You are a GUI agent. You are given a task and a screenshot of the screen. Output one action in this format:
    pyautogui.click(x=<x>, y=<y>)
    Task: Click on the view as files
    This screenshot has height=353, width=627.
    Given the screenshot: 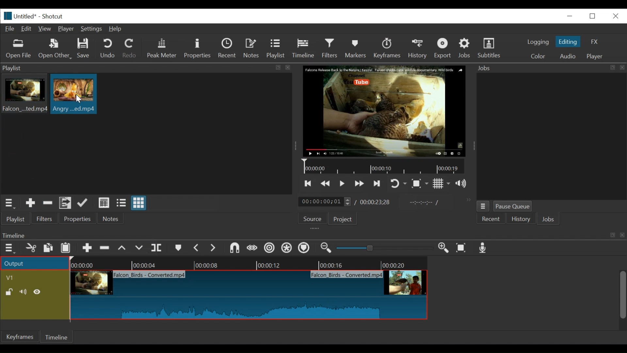 What is the action you would take?
    pyautogui.click(x=122, y=203)
    